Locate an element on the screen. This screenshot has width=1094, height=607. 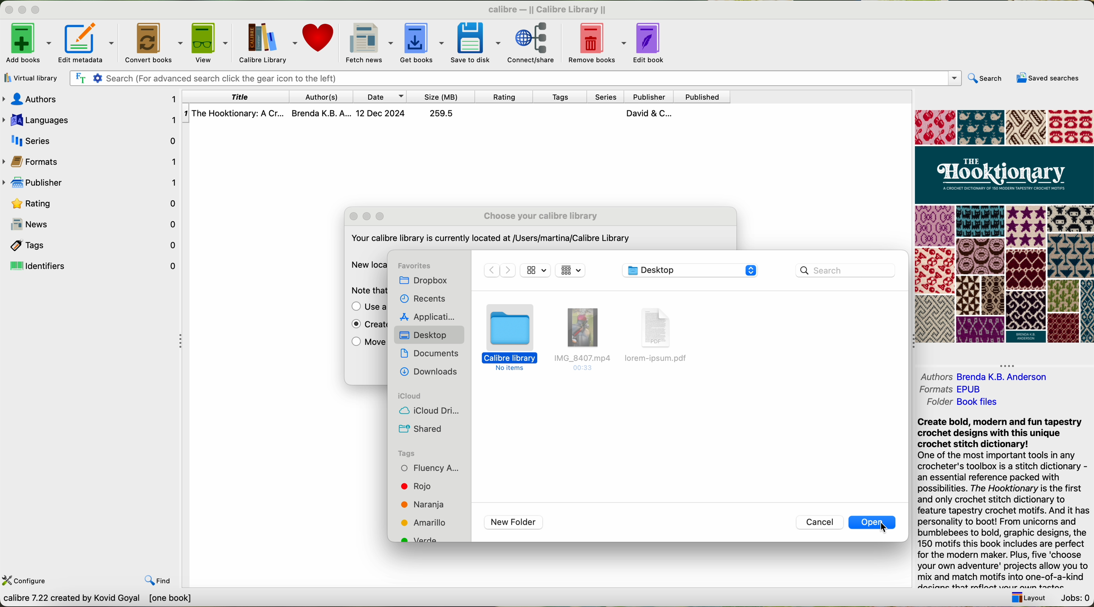
desktop is located at coordinates (693, 271).